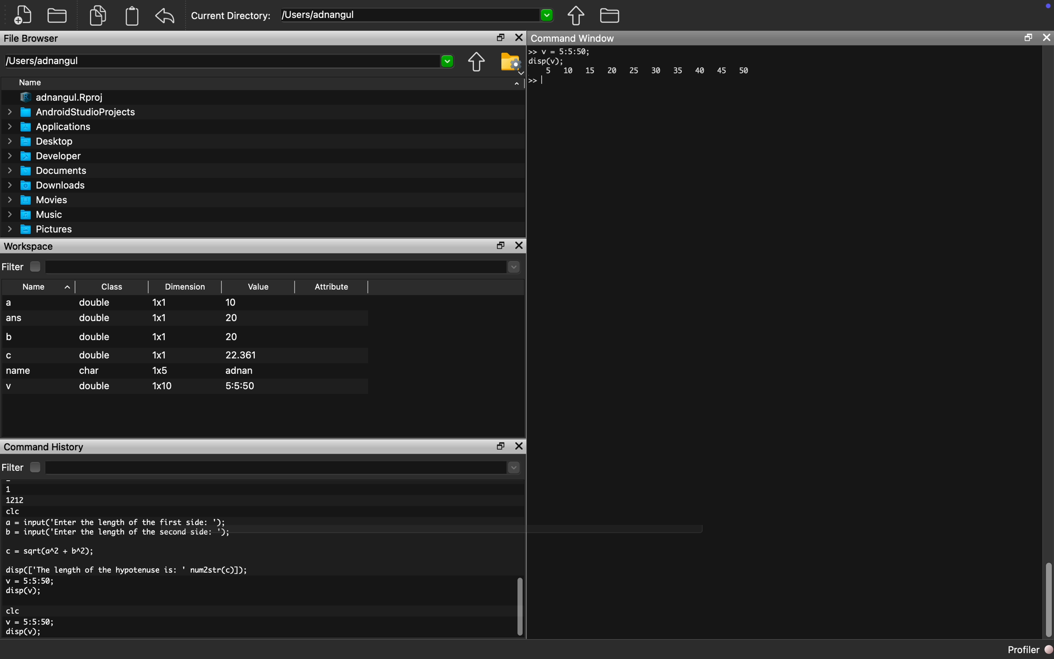 Image resolution: width=1054 pixels, height=659 pixels. I want to click on Previous Folder, so click(576, 15).